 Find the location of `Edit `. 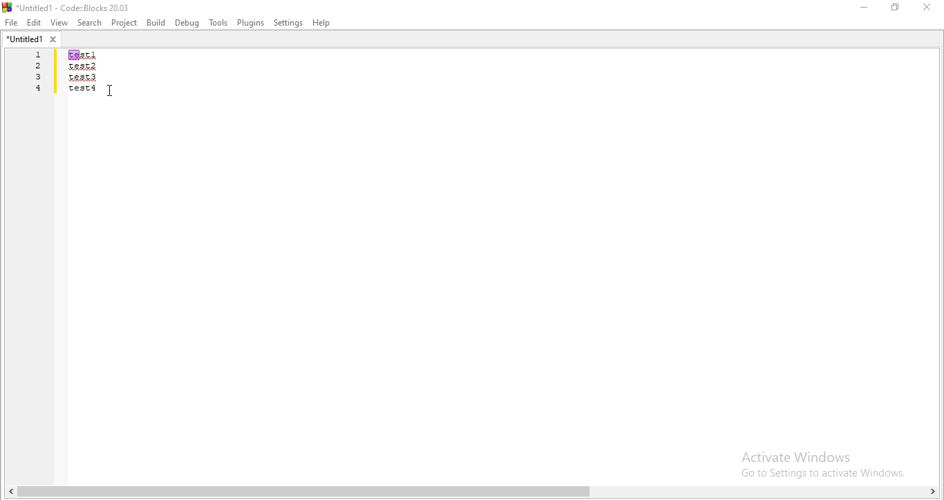

Edit  is located at coordinates (35, 23).